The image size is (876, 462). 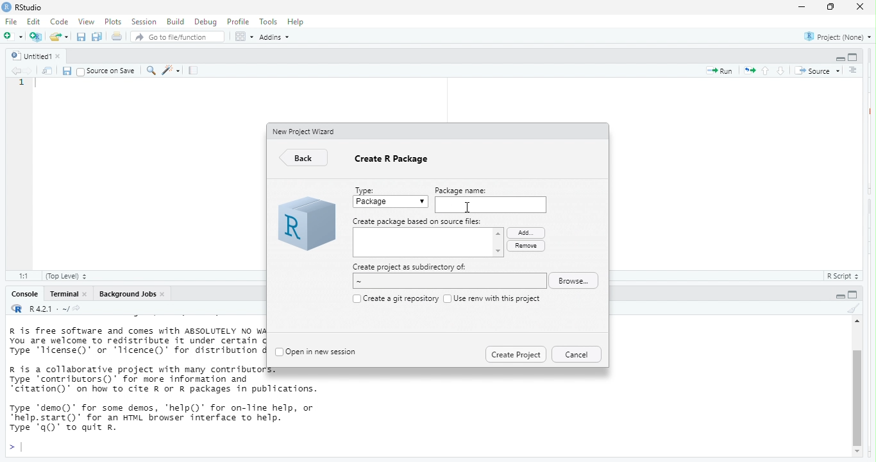 I want to click on hide r script, so click(x=838, y=58).